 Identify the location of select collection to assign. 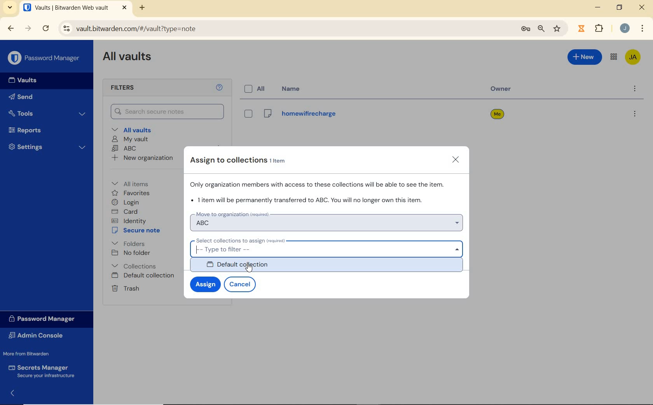
(328, 246).